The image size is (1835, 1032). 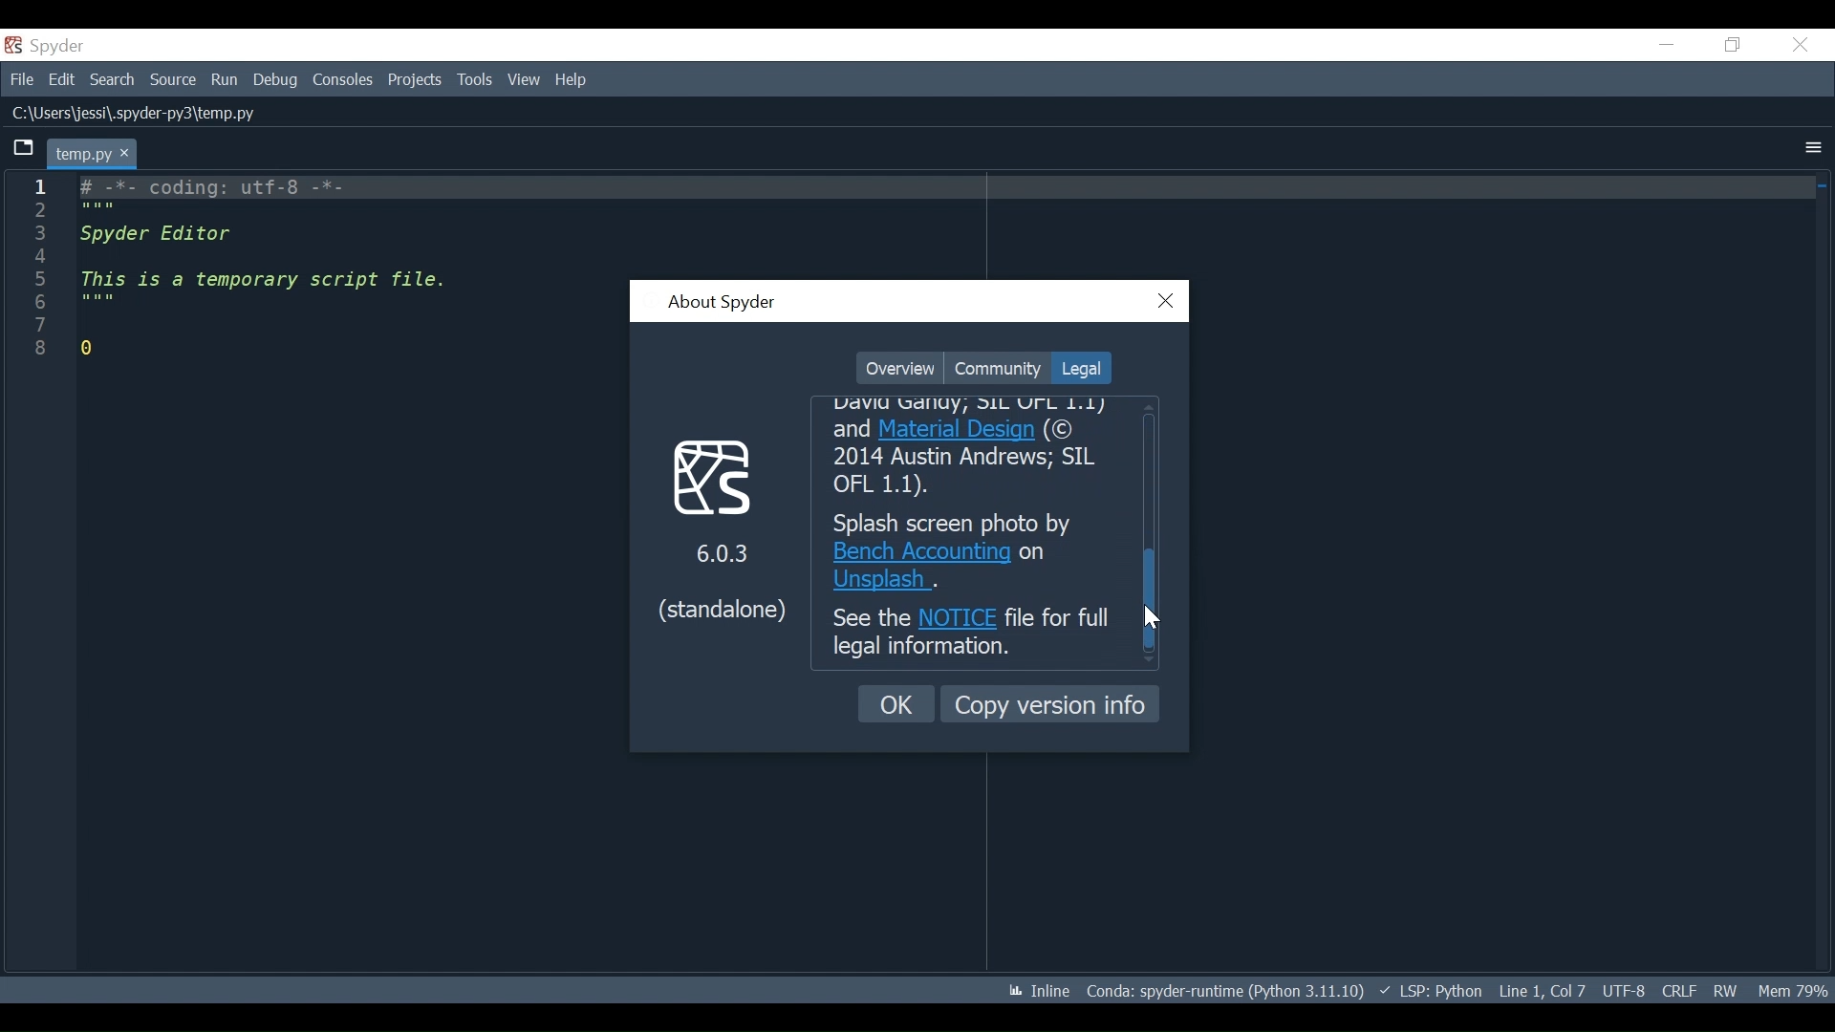 I want to click on Current tab, so click(x=94, y=153).